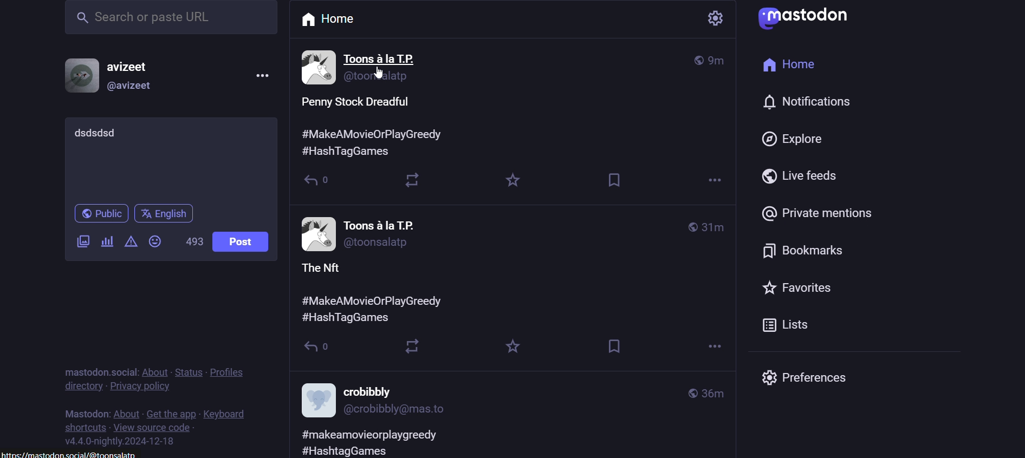  What do you see at coordinates (512, 180) in the screenshot?
I see `favorite` at bounding box center [512, 180].